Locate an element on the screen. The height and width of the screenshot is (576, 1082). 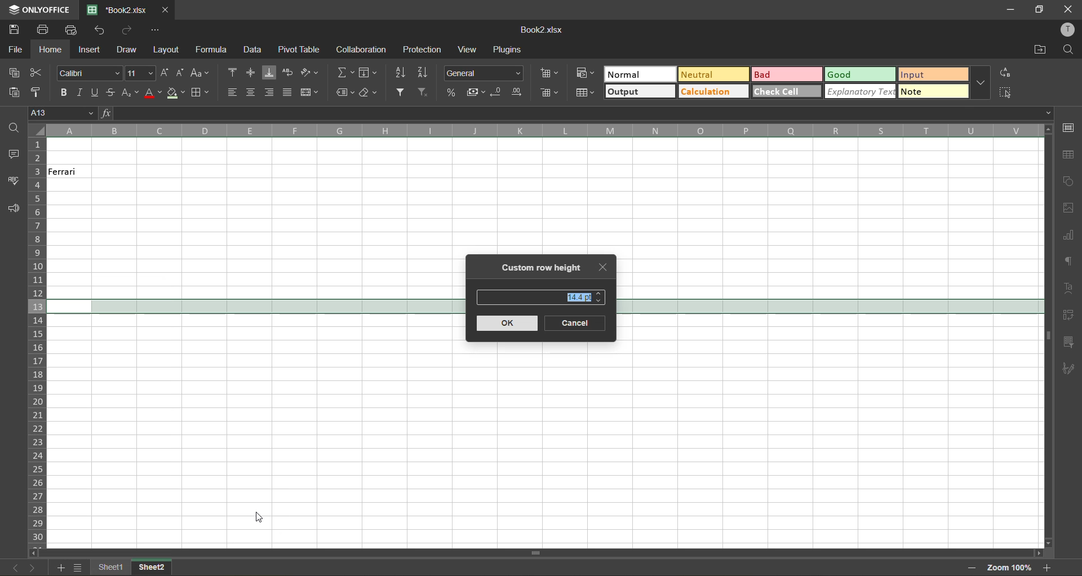
format as table is located at coordinates (586, 92).